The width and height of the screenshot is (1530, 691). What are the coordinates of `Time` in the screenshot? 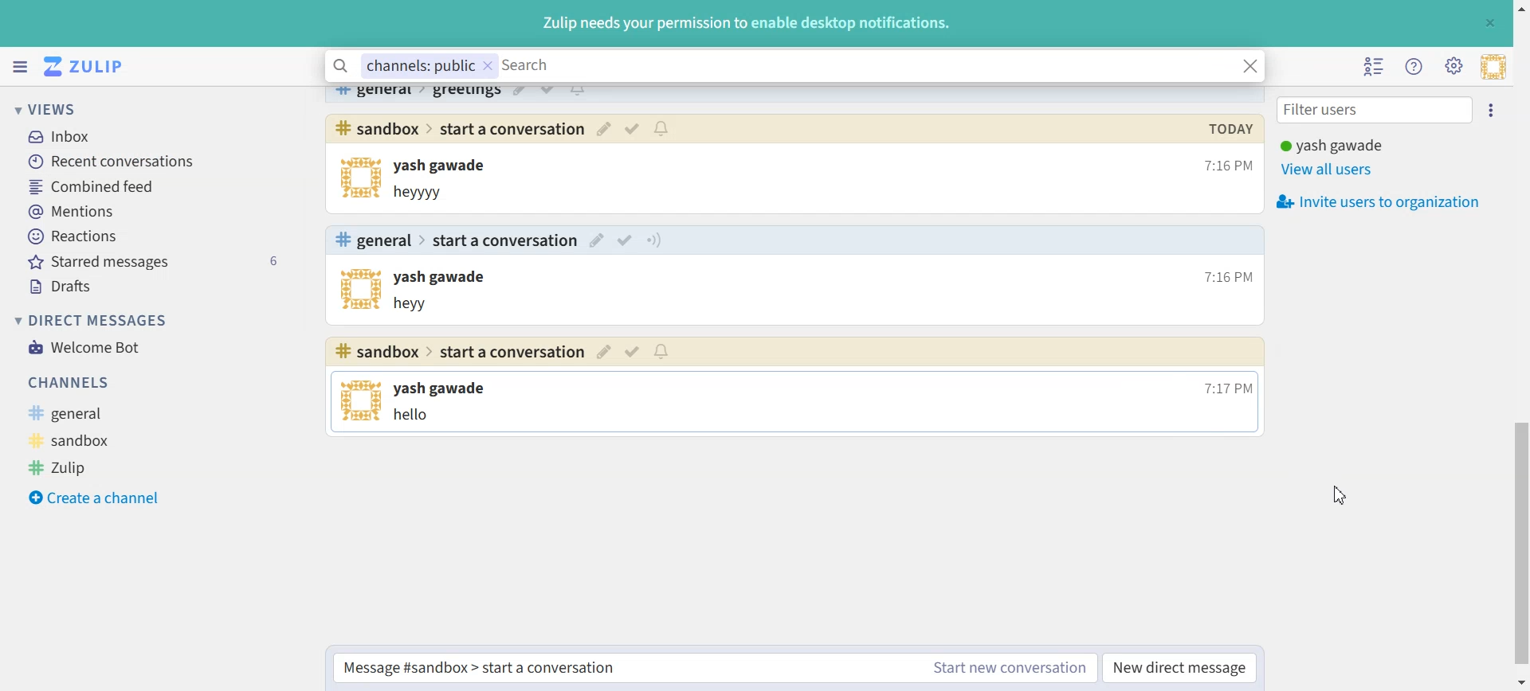 It's located at (1226, 386).